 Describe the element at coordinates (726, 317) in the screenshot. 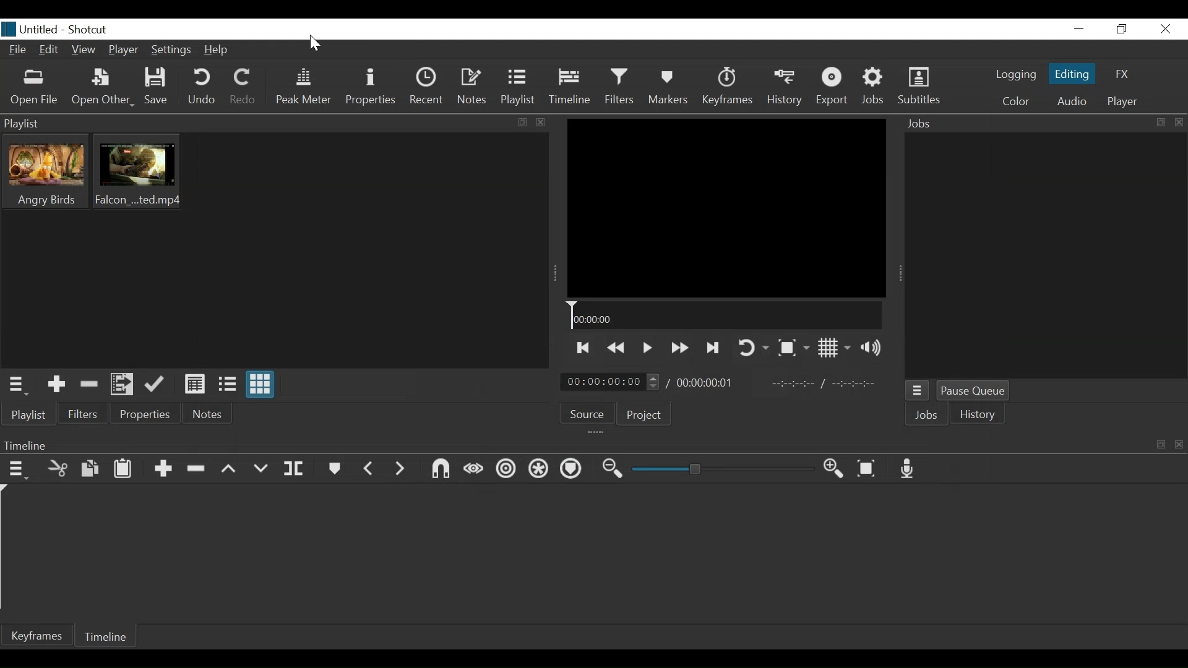

I see `Timeline` at that location.